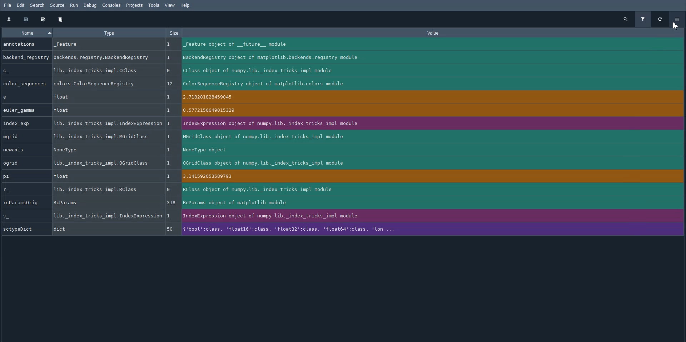 The height and width of the screenshot is (342, 686). What do you see at coordinates (430, 45) in the screenshot?
I see `_Feature object of _ future__ module` at bounding box center [430, 45].